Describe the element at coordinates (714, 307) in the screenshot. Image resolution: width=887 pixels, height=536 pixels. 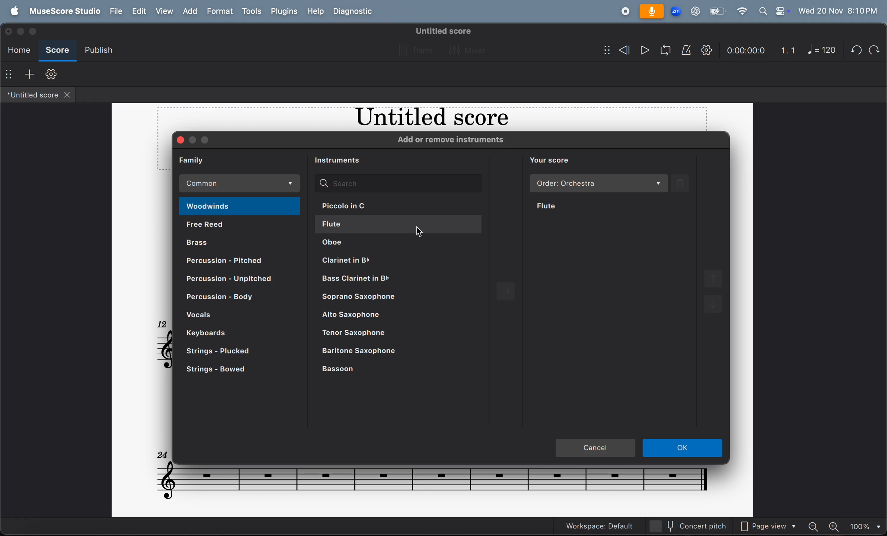
I see `move down` at that location.